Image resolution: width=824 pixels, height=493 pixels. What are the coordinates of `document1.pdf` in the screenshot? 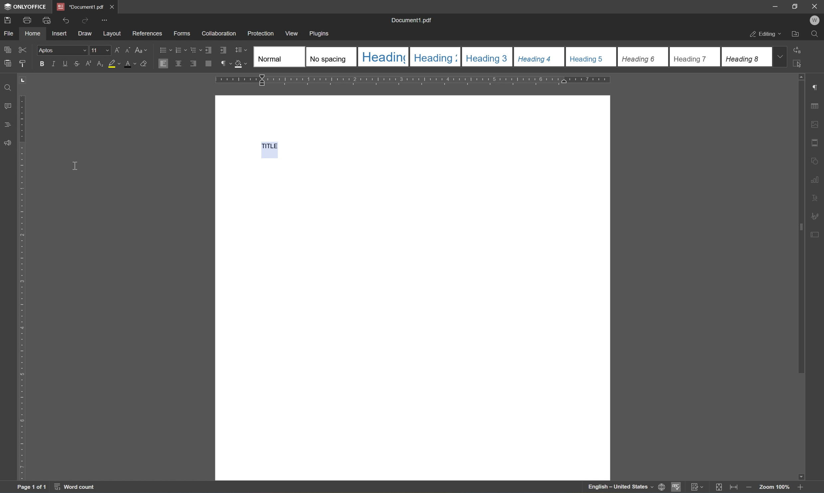 It's located at (79, 7).